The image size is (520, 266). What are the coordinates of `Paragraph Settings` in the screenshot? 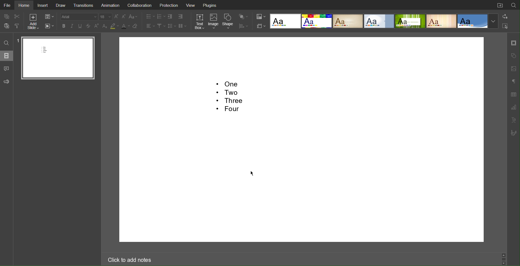 It's located at (513, 81).